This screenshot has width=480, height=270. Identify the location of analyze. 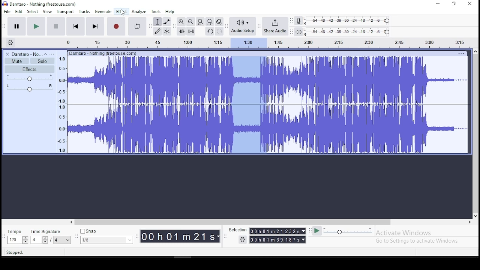
(139, 12).